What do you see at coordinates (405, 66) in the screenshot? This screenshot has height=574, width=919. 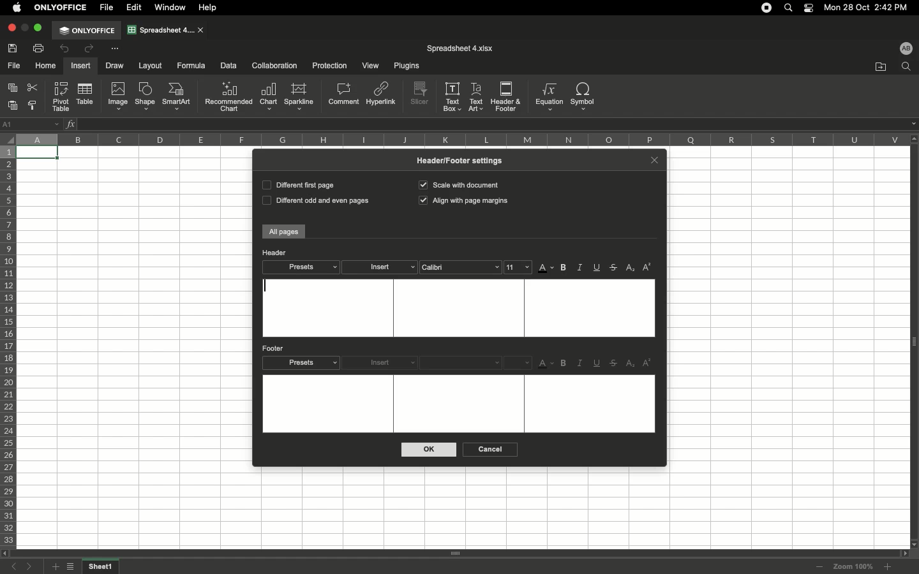 I see `Plugins` at bounding box center [405, 66].